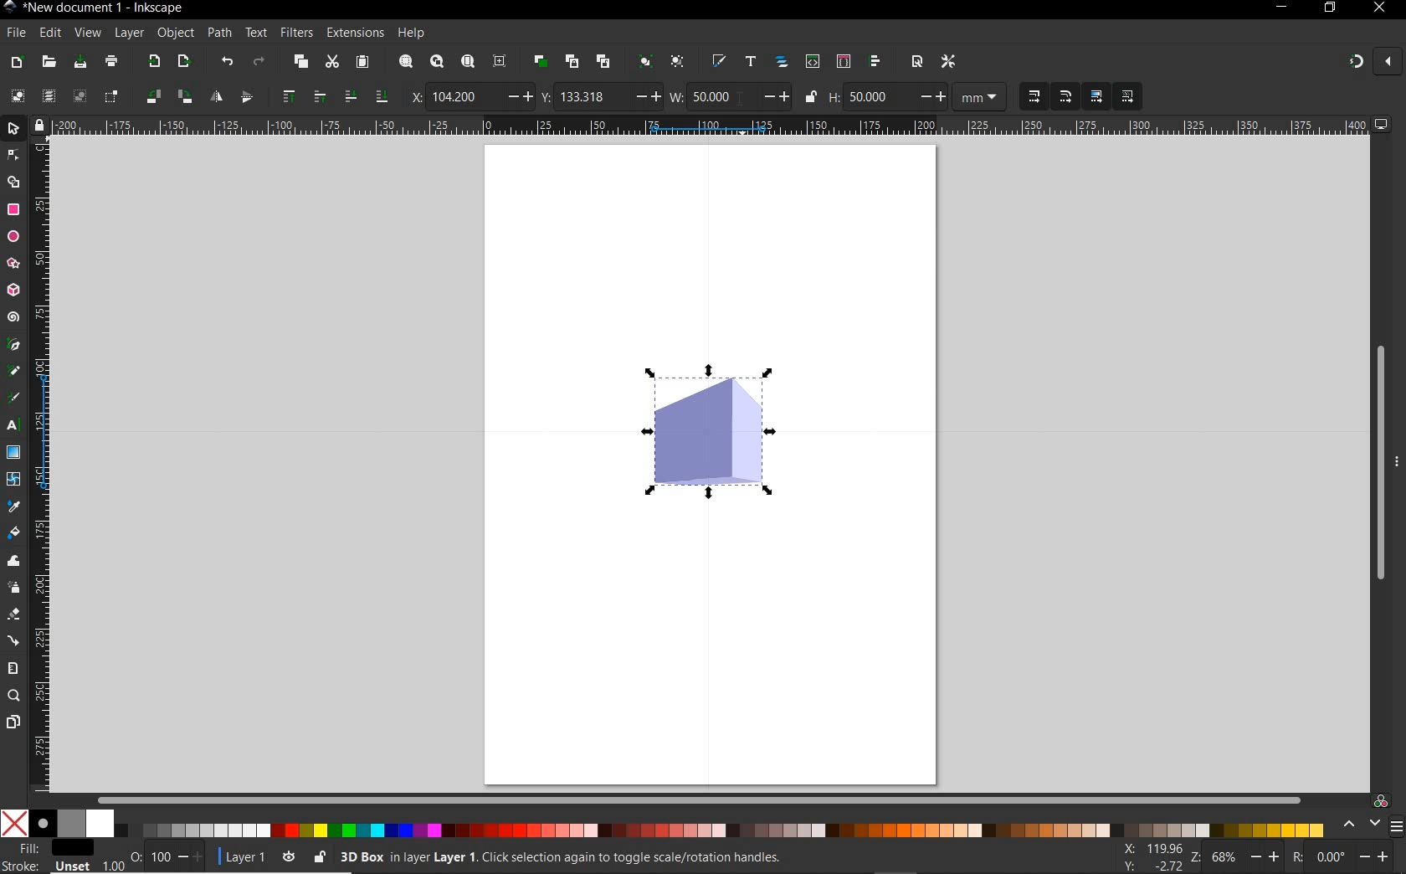  Describe the element at coordinates (13, 427) in the screenshot. I see `text tool` at that location.